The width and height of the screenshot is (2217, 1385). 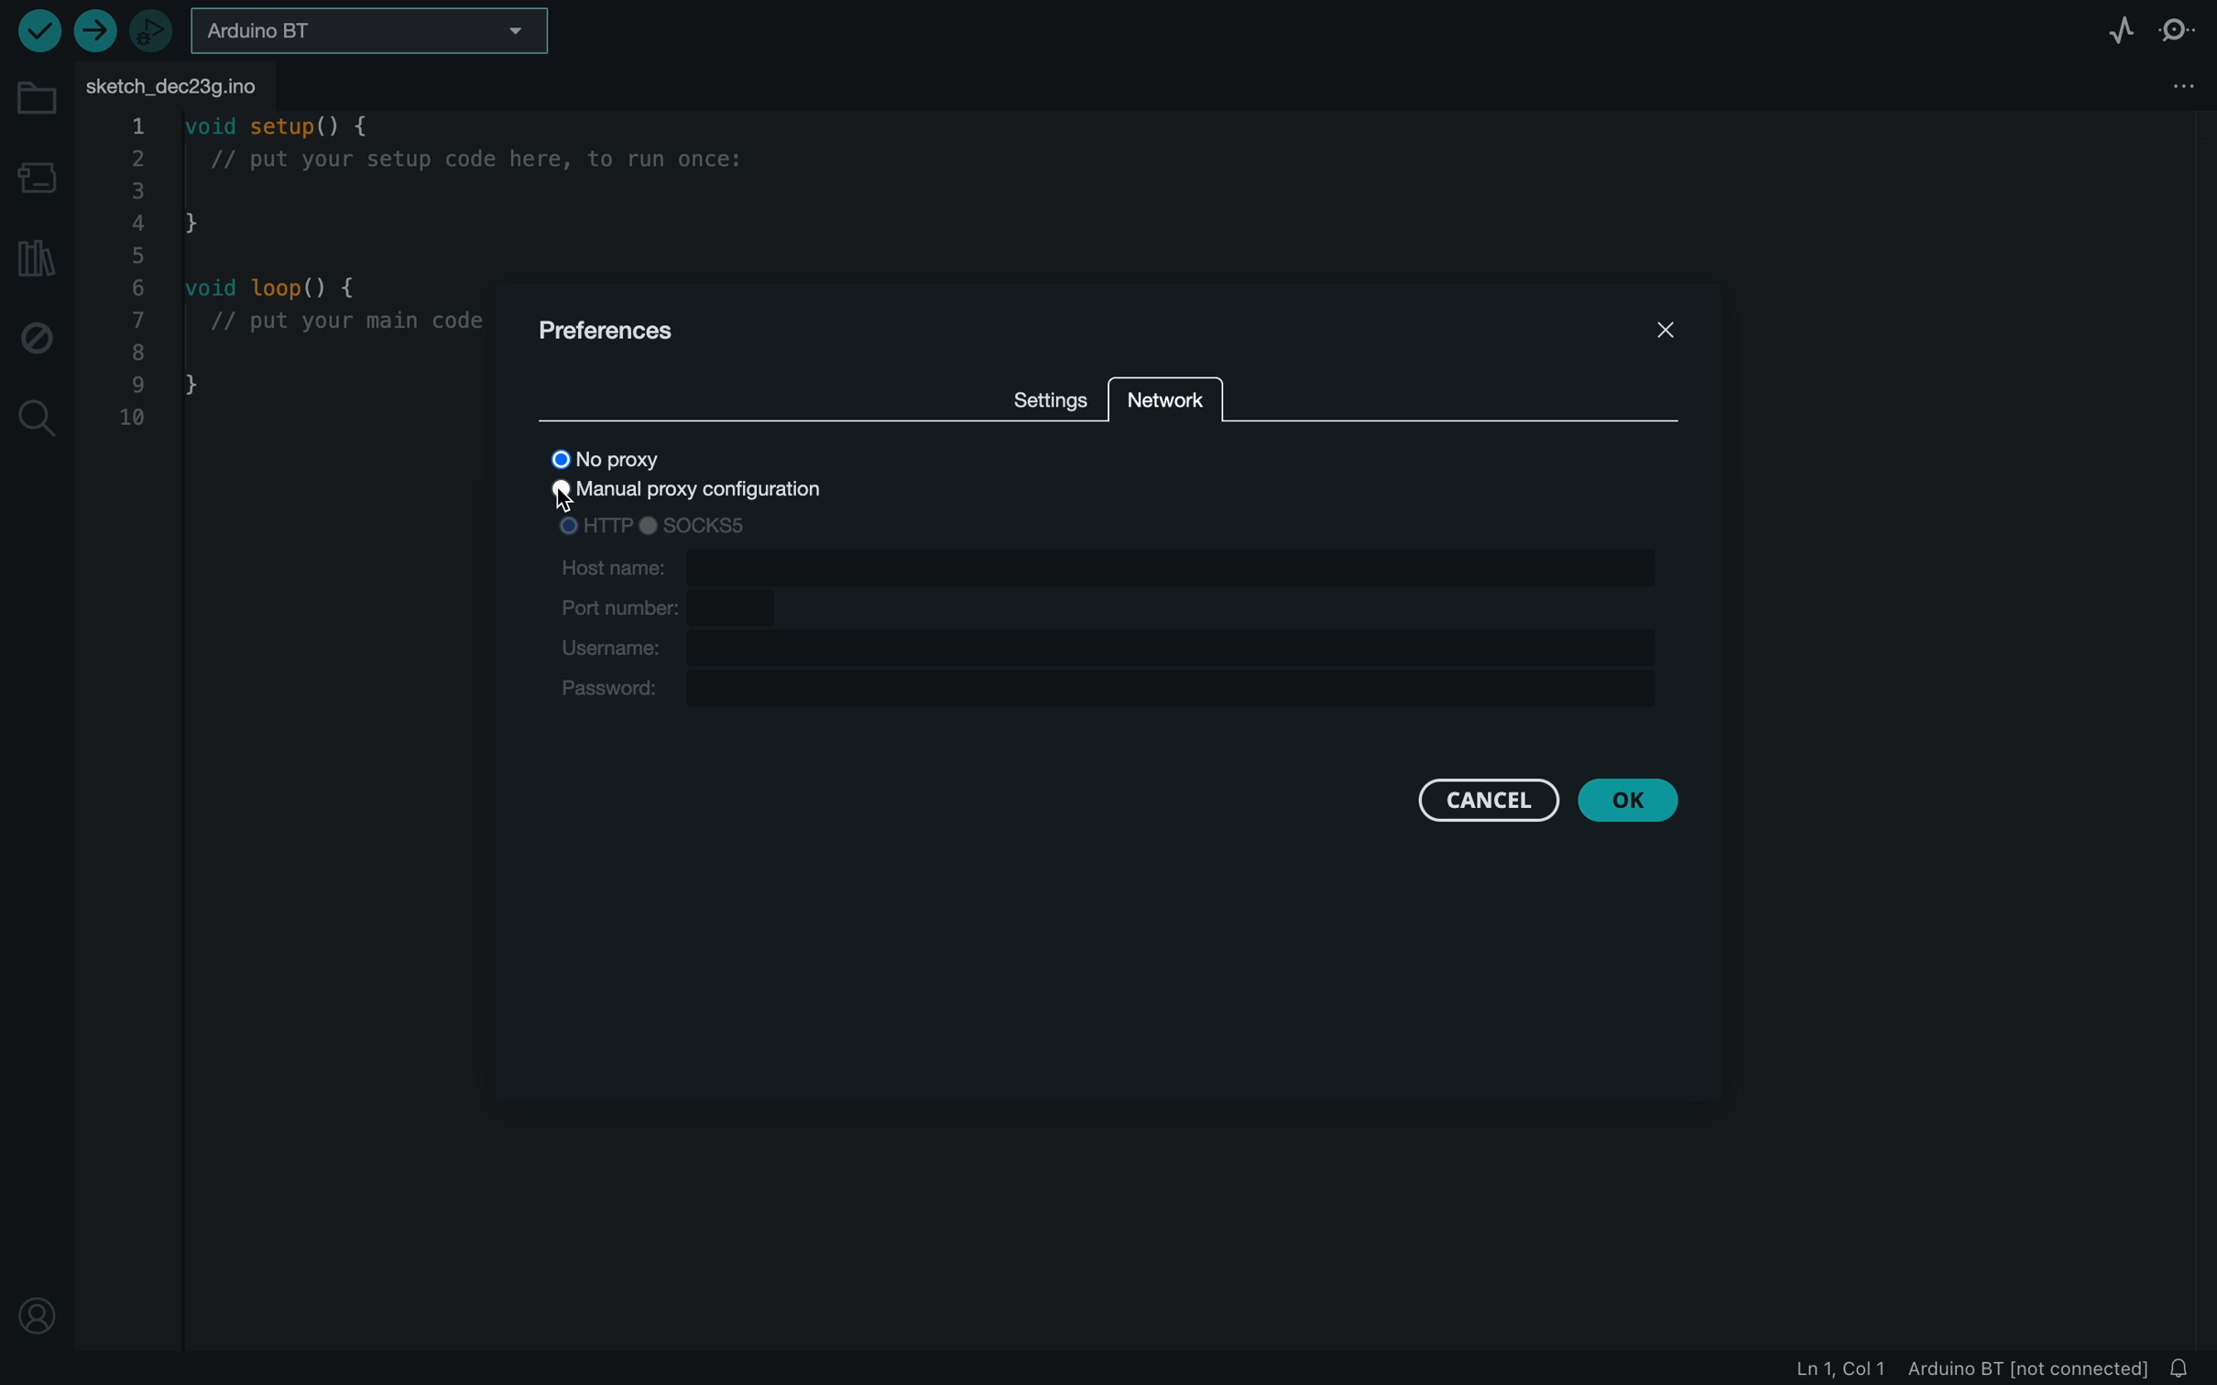 I want to click on file setting, so click(x=2152, y=82).